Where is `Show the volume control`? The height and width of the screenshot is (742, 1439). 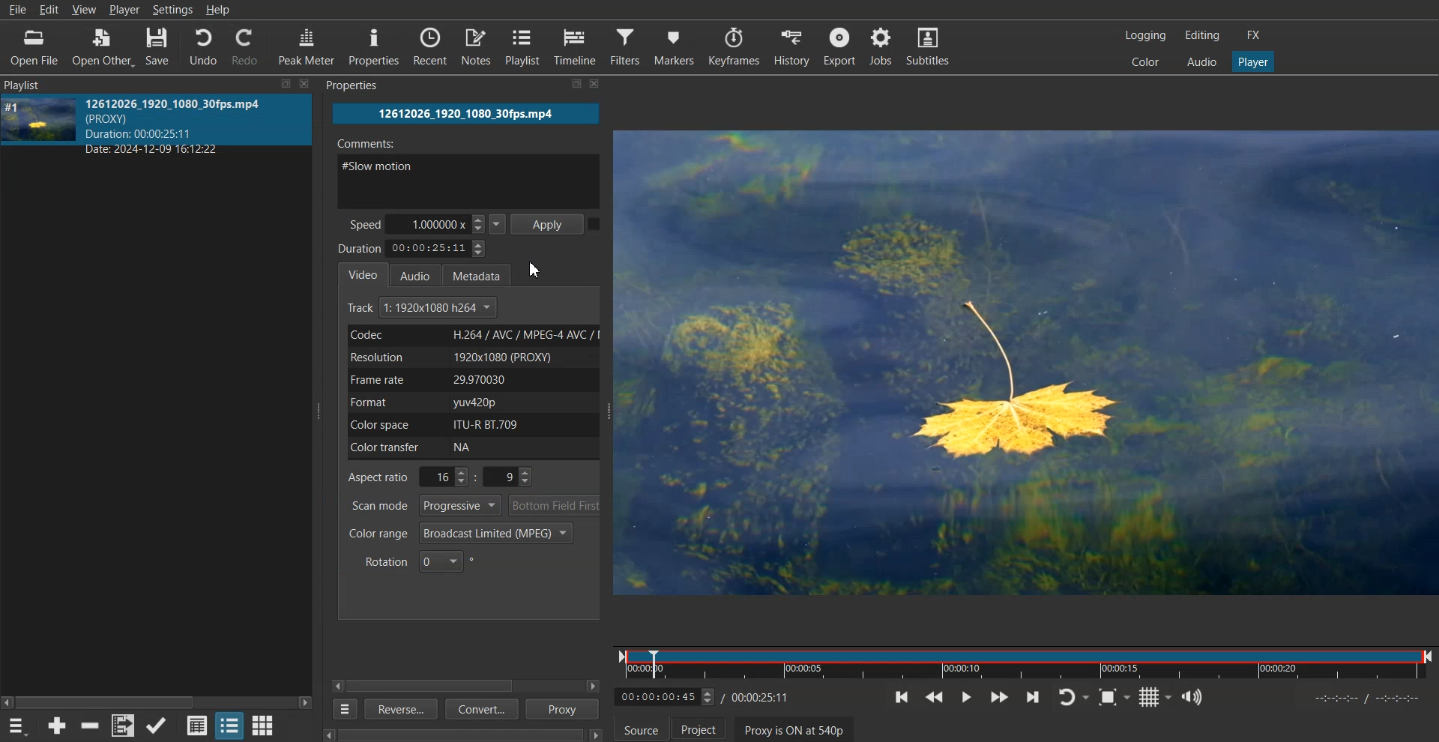 Show the volume control is located at coordinates (1192, 697).